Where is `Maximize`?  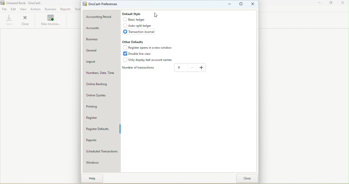 Maximize is located at coordinates (331, 3).